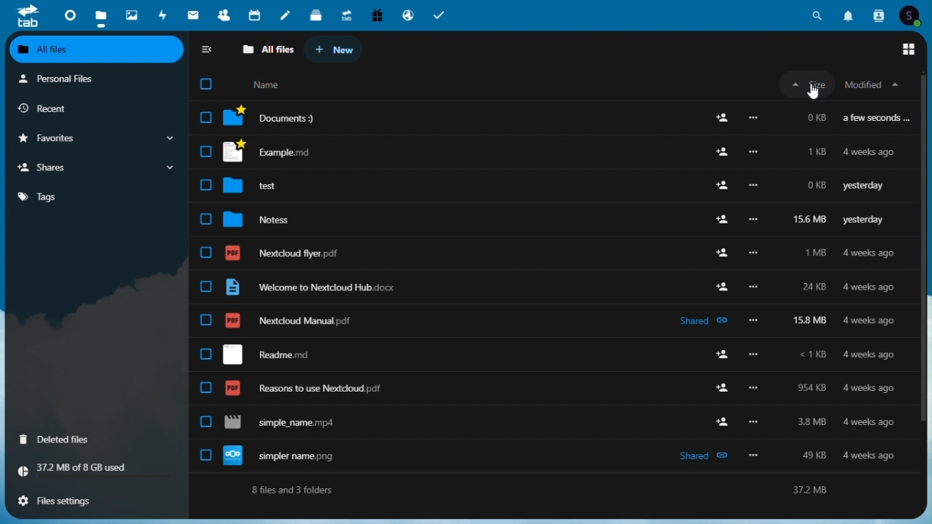 Image resolution: width=932 pixels, height=524 pixels. What do you see at coordinates (347, 13) in the screenshot?
I see `upgrade` at bounding box center [347, 13].